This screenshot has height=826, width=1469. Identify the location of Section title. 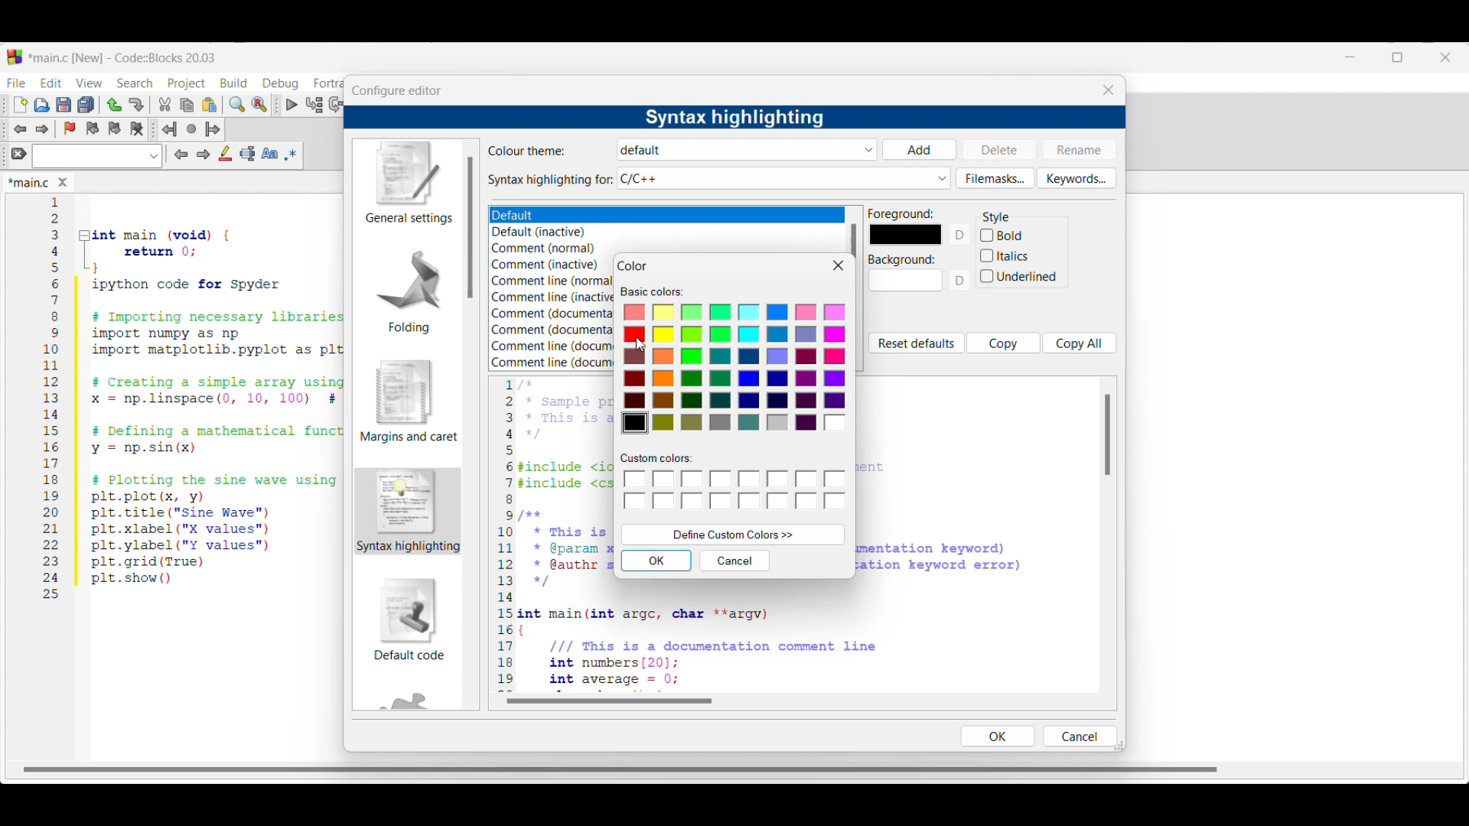
(996, 217).